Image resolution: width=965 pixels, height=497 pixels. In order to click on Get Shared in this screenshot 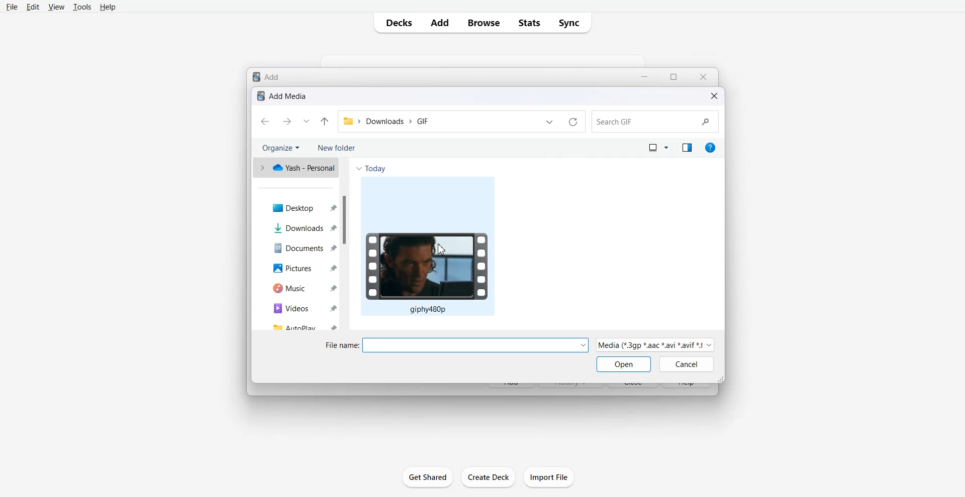, I will do `click(428, 476)`.